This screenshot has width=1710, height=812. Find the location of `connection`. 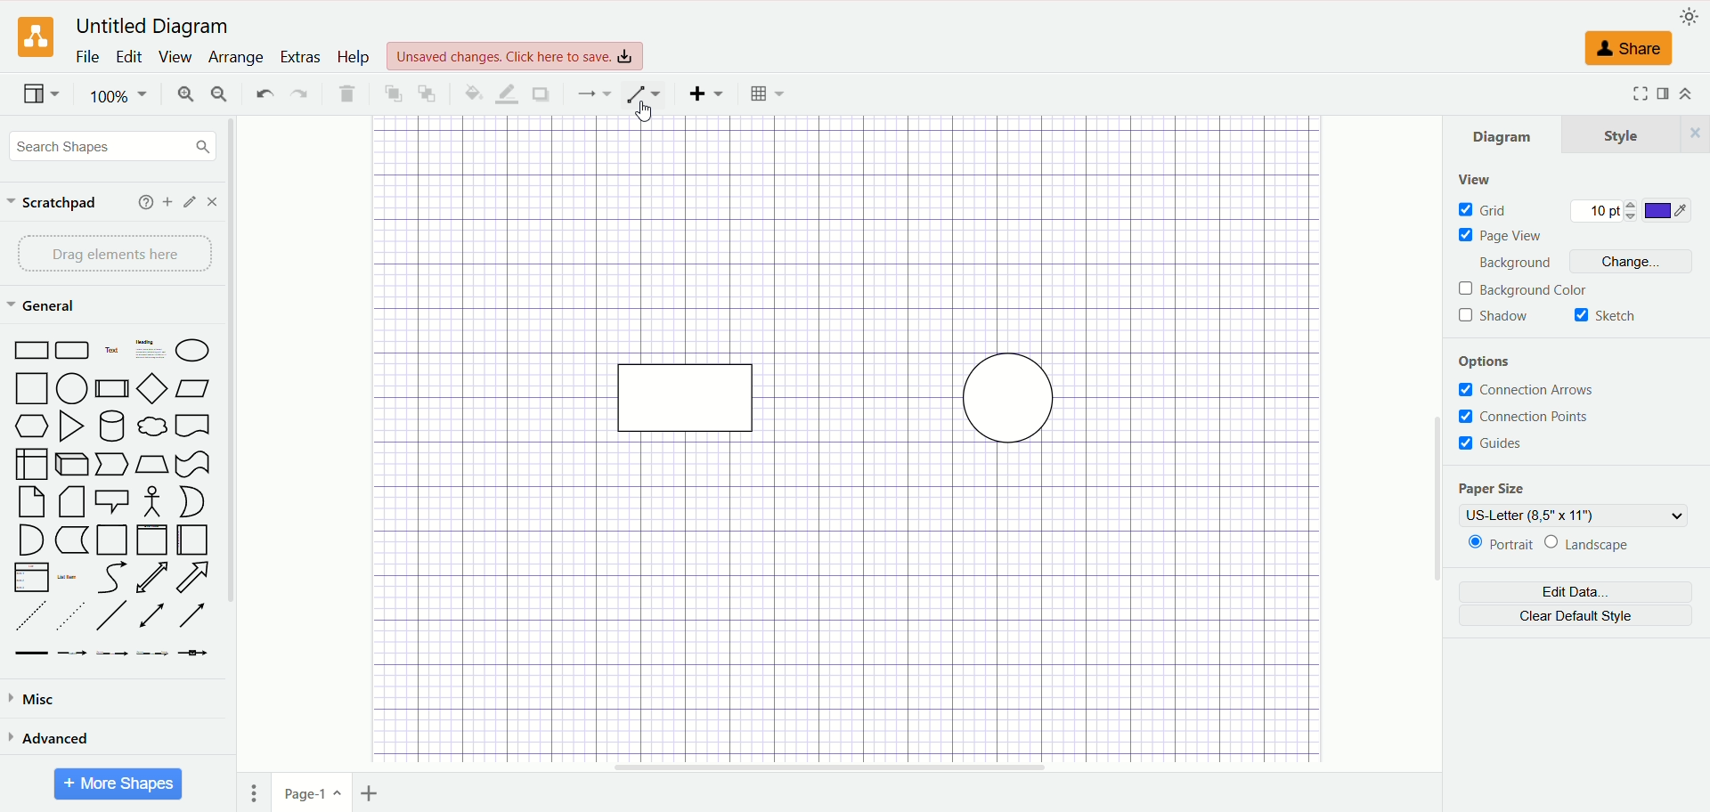

connection is located at coordinates (594, 93).